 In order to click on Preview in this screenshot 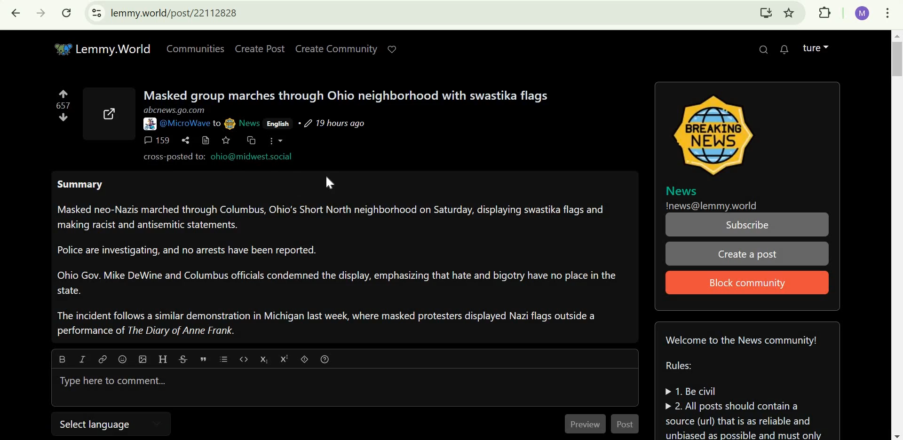, I will do `click(583, 425)`.